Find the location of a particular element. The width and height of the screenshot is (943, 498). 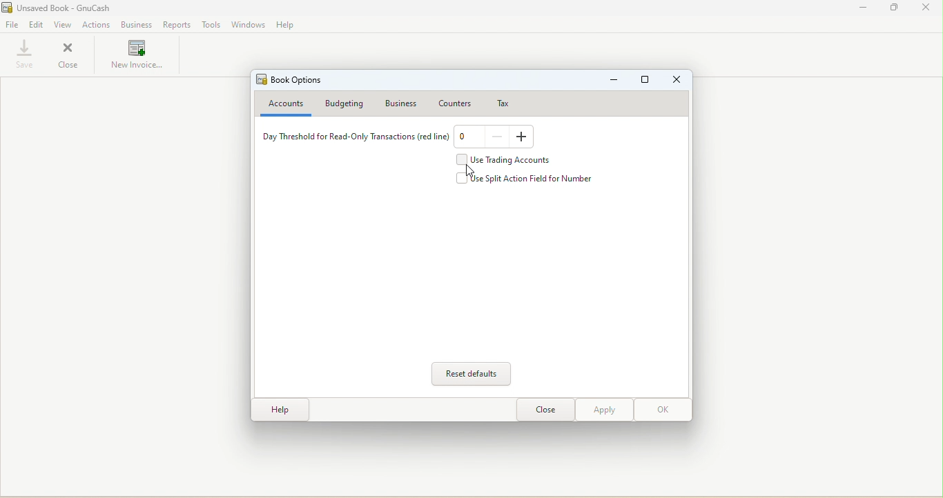

OK is located at coordinates (662, 410).